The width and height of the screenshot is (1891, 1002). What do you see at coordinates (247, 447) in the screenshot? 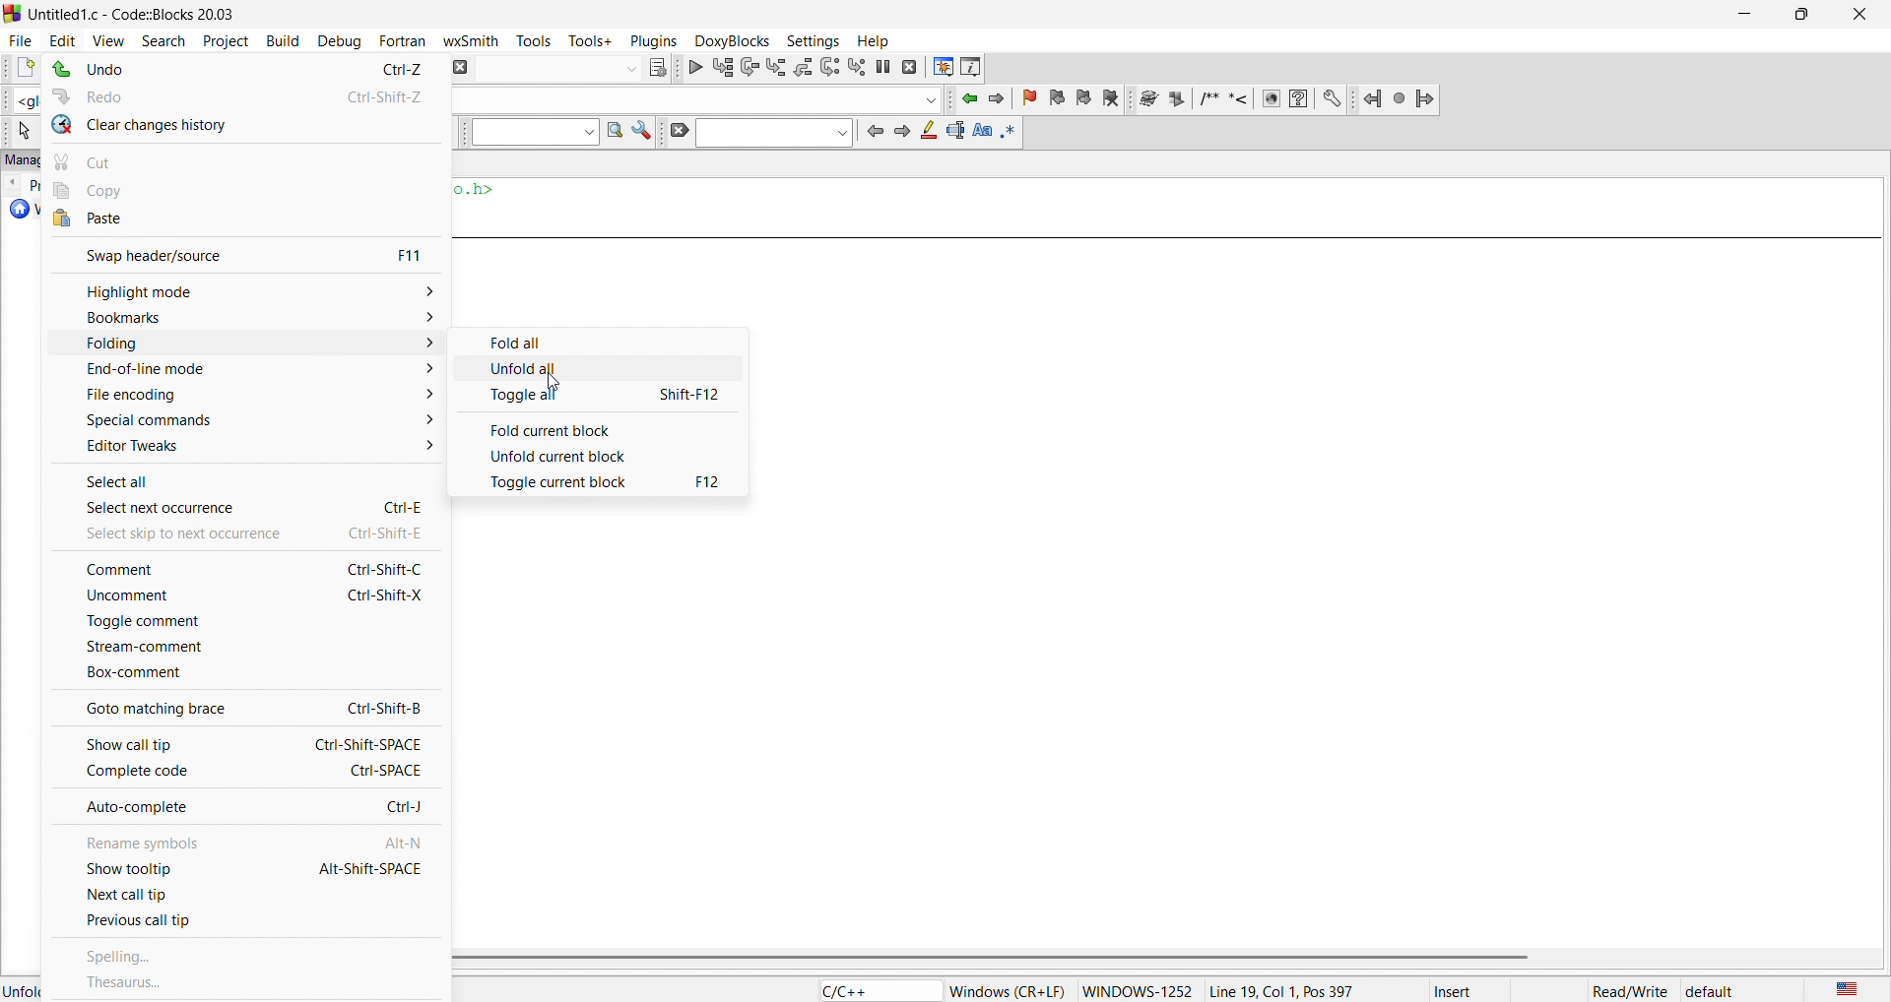
I see `editor tweaks` at bounding box center [247, 447].